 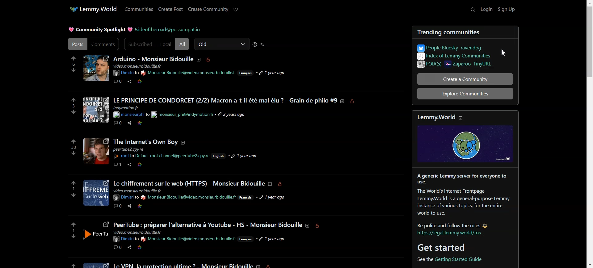 What do you see at coordinates (451, 235) in the screenshot?
I see `hyperlink` at bounding box center [451, 235].